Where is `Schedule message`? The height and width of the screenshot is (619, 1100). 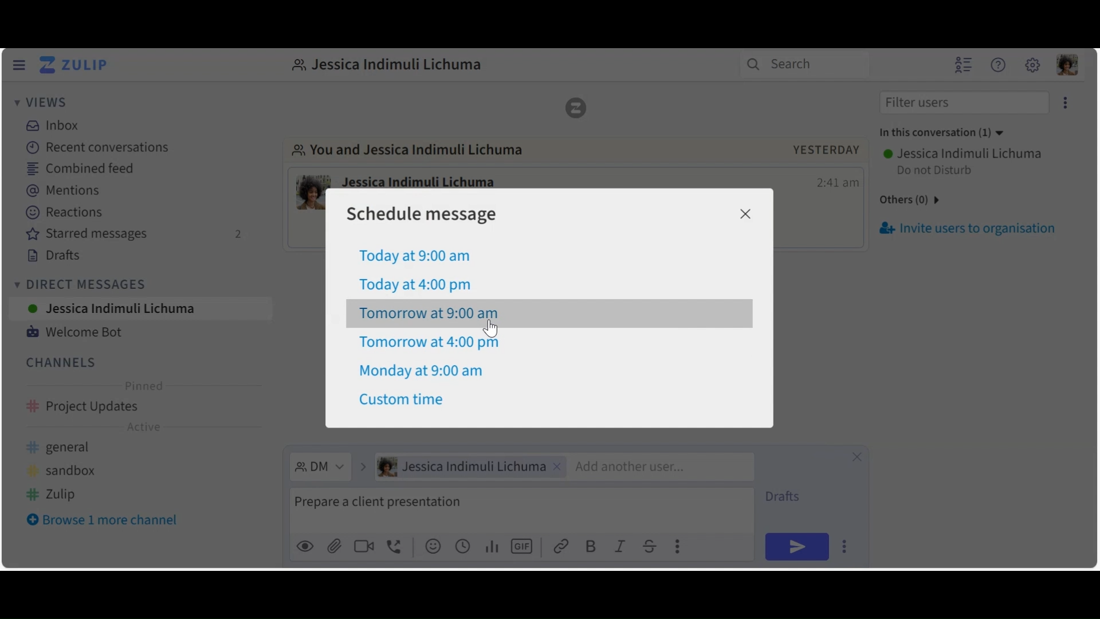 Schedule message is located at coordinates (422, 214).